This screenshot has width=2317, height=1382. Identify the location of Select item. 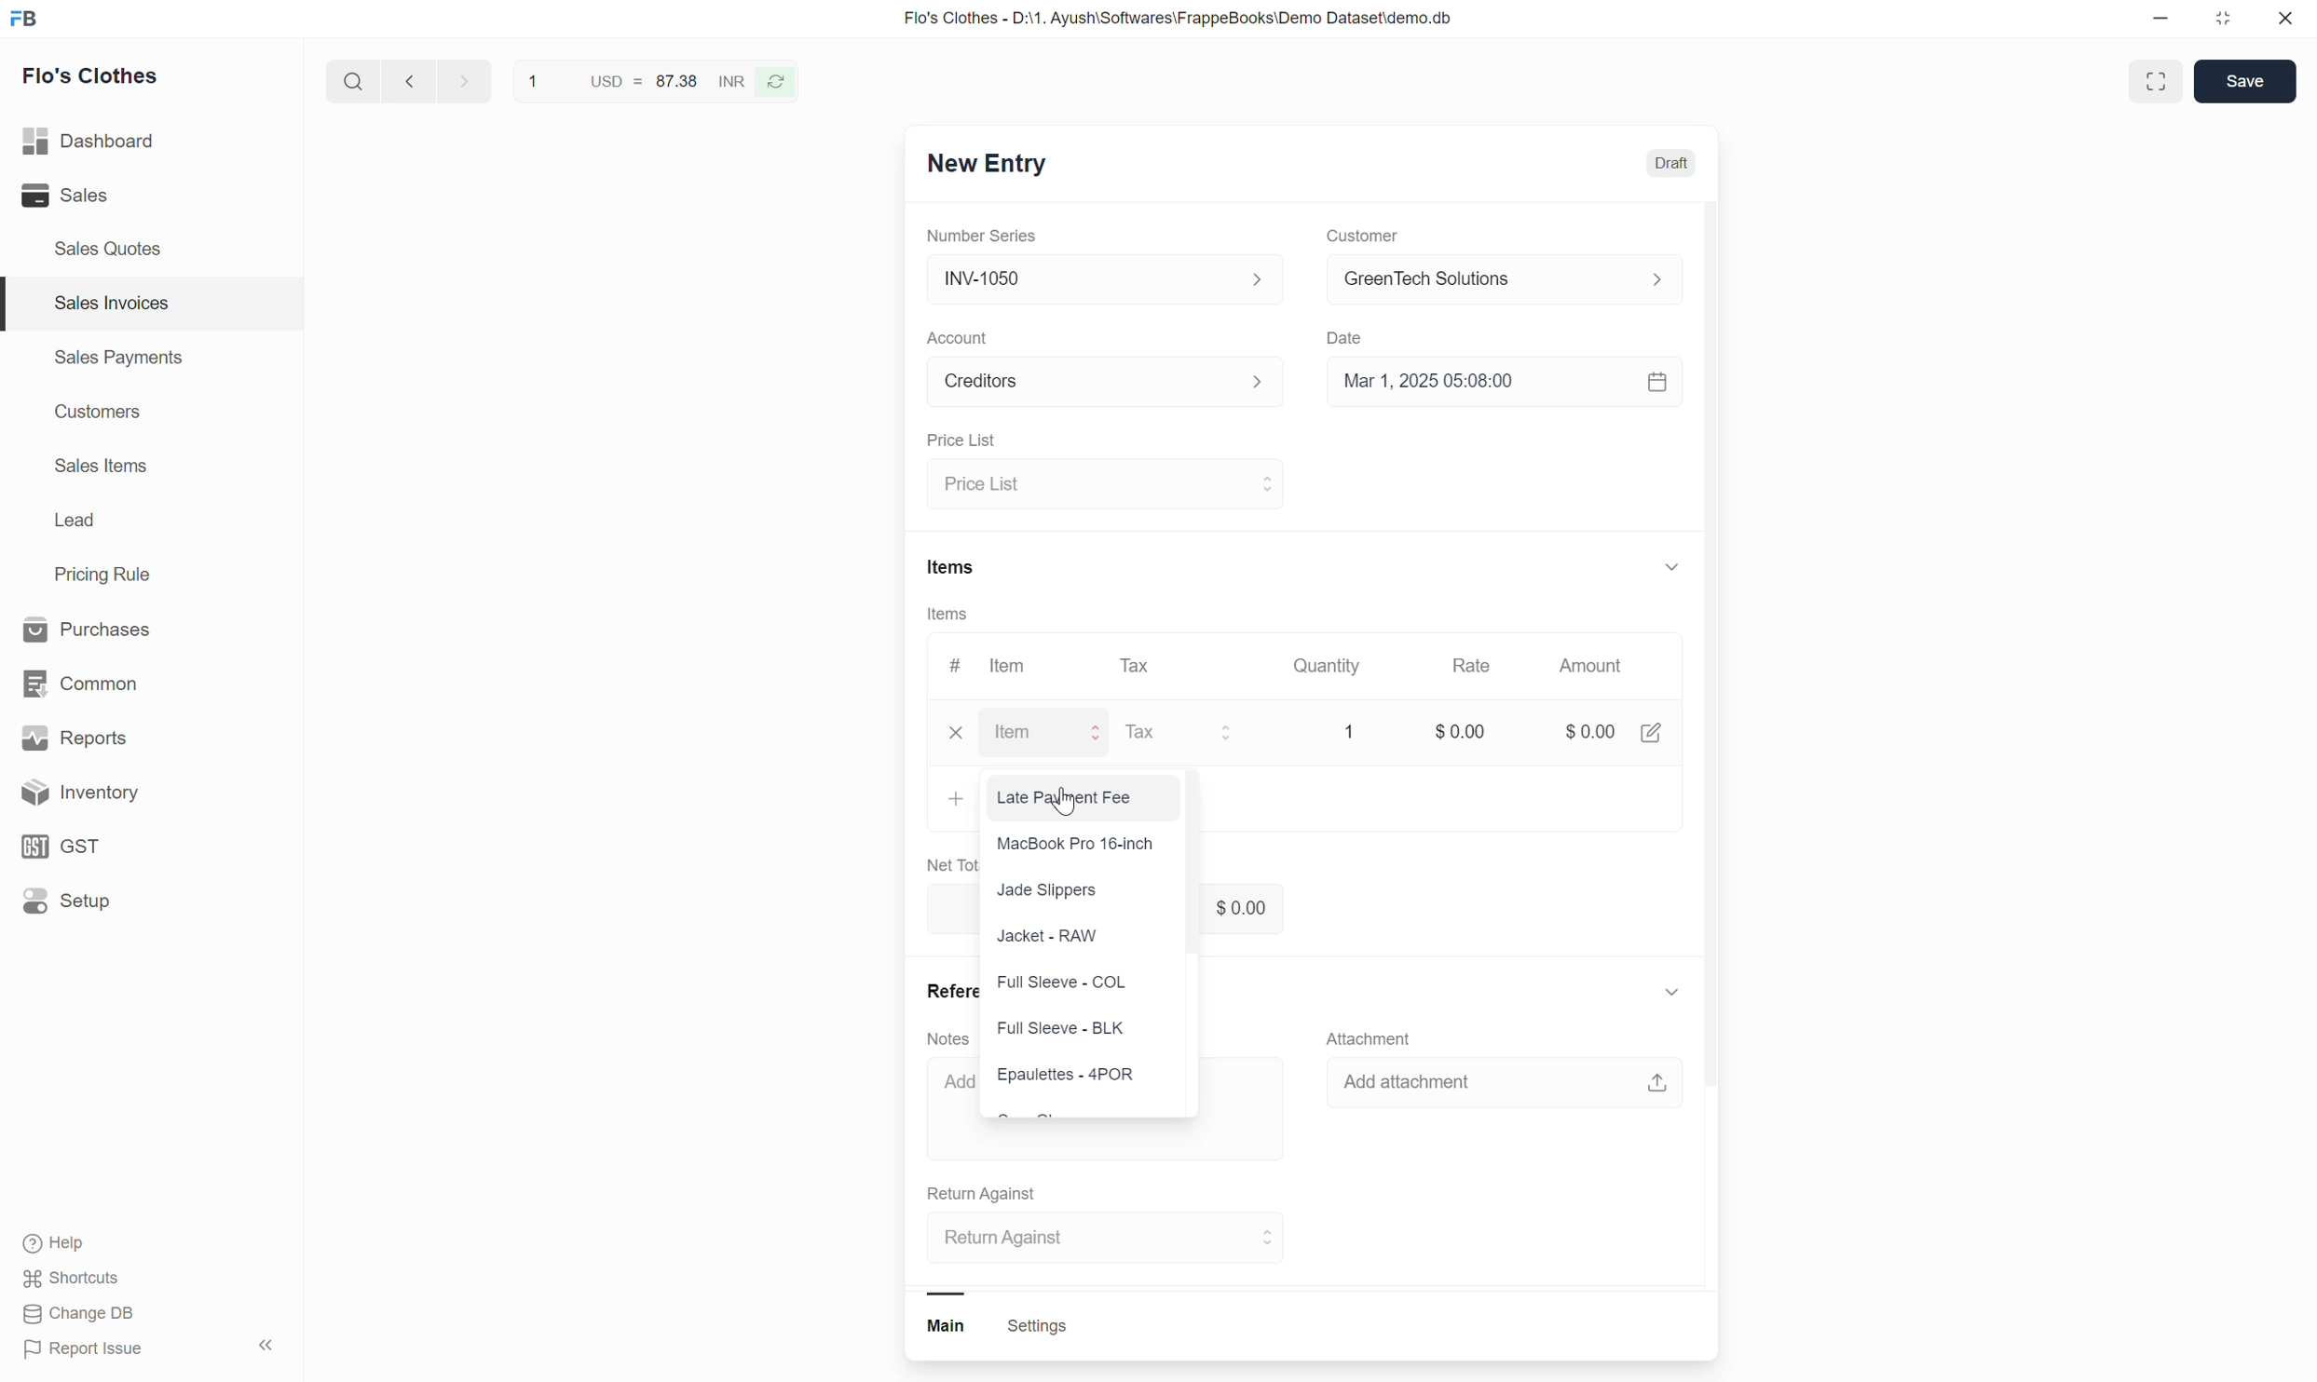
(1052, 734).